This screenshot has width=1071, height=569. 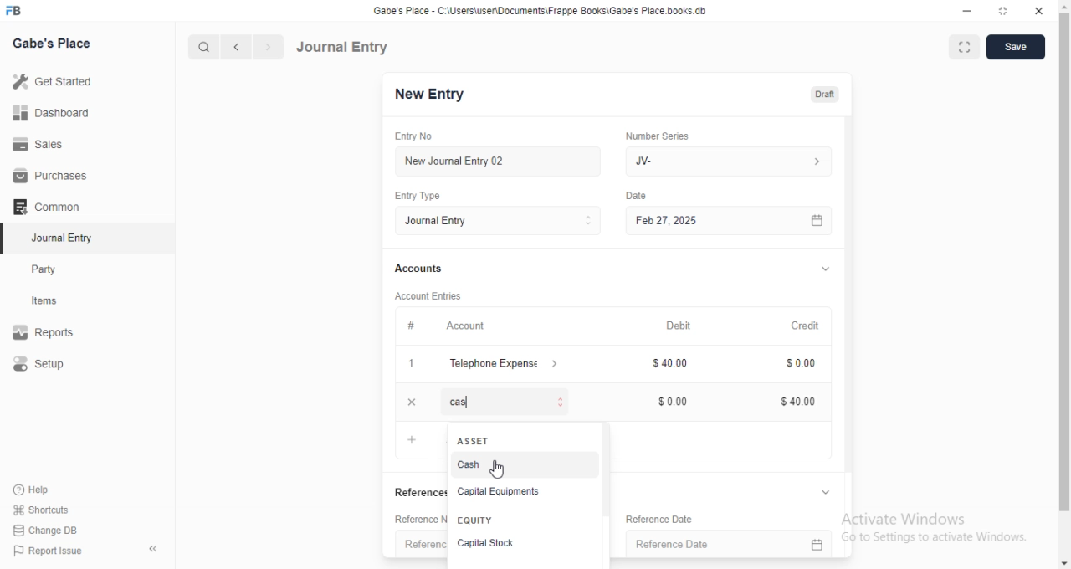 I want to click on Feb 27, 2025, so click(x=739, y=221).